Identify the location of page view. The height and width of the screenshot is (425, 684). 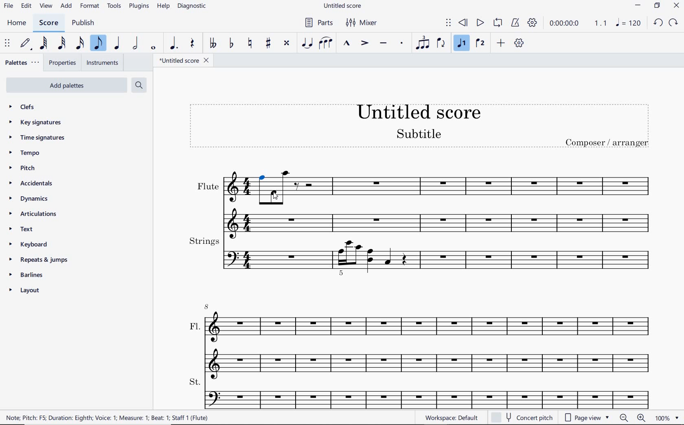
(586, 418).